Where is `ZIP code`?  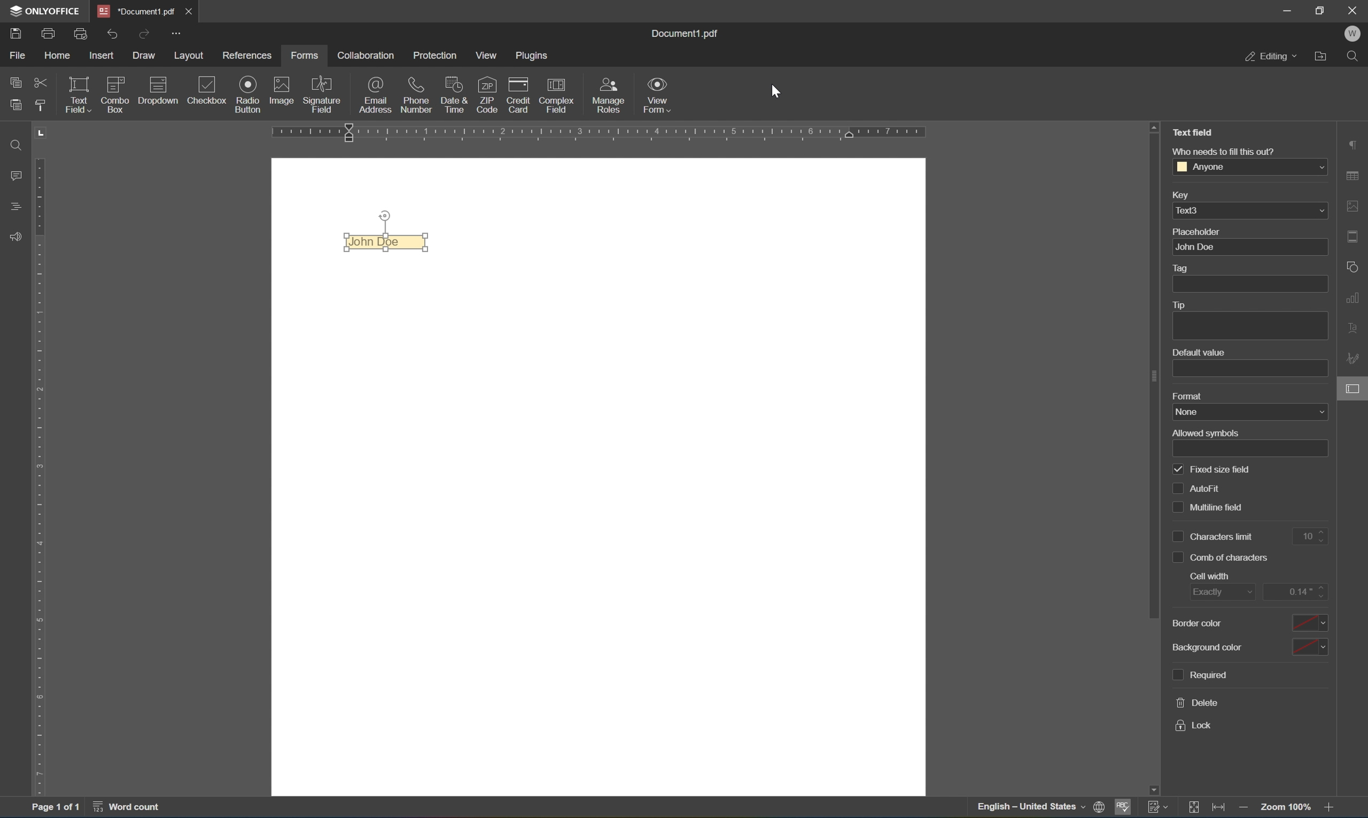
ZIP code is located at coordinates (487, 93).